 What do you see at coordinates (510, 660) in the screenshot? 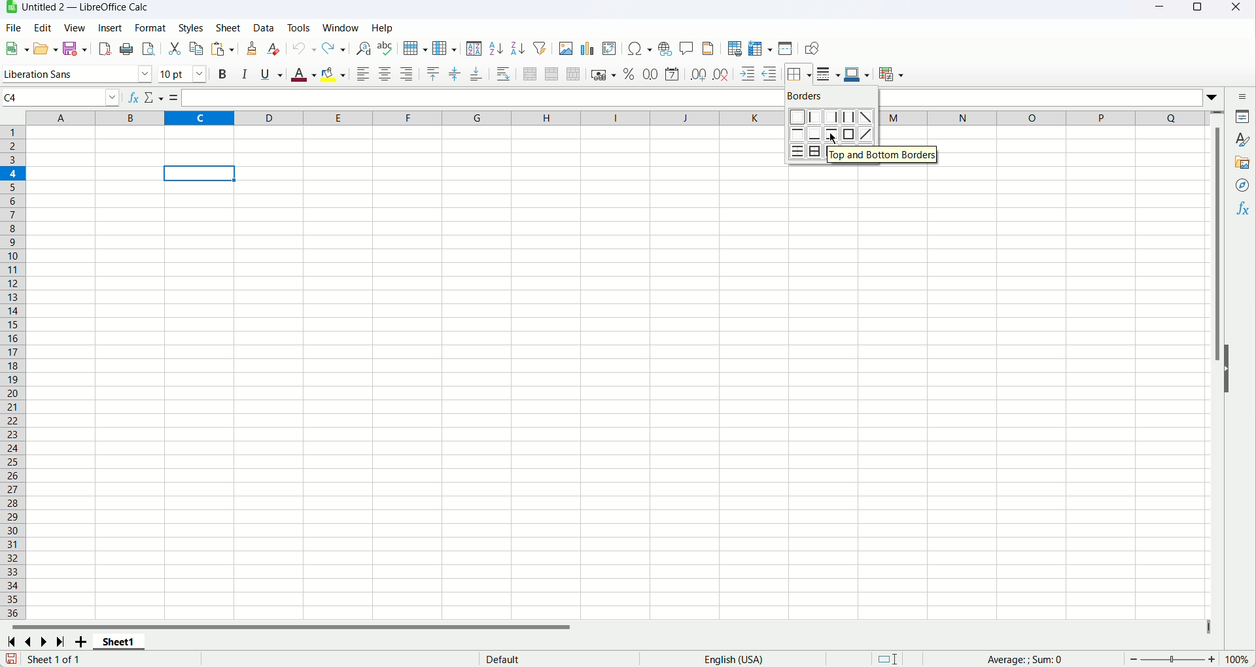
I see `text` at bounding box center [510, 660].